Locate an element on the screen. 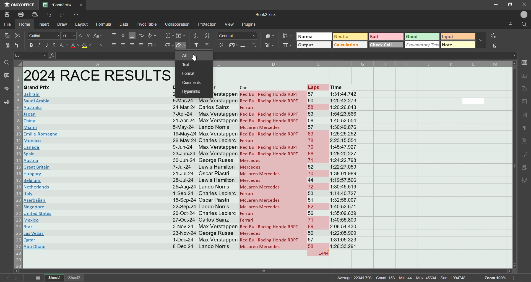  change case is located at coordinates (99, 36).